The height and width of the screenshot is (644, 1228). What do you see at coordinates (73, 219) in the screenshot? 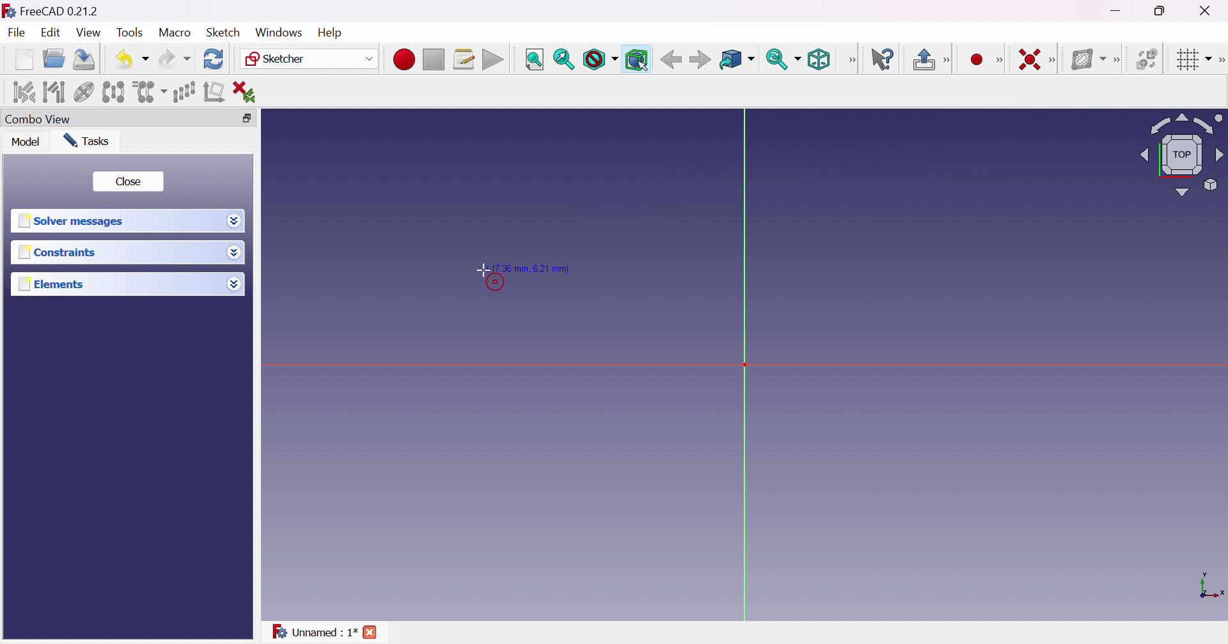
I see `Solver messages` at bounding box center [73, 219].